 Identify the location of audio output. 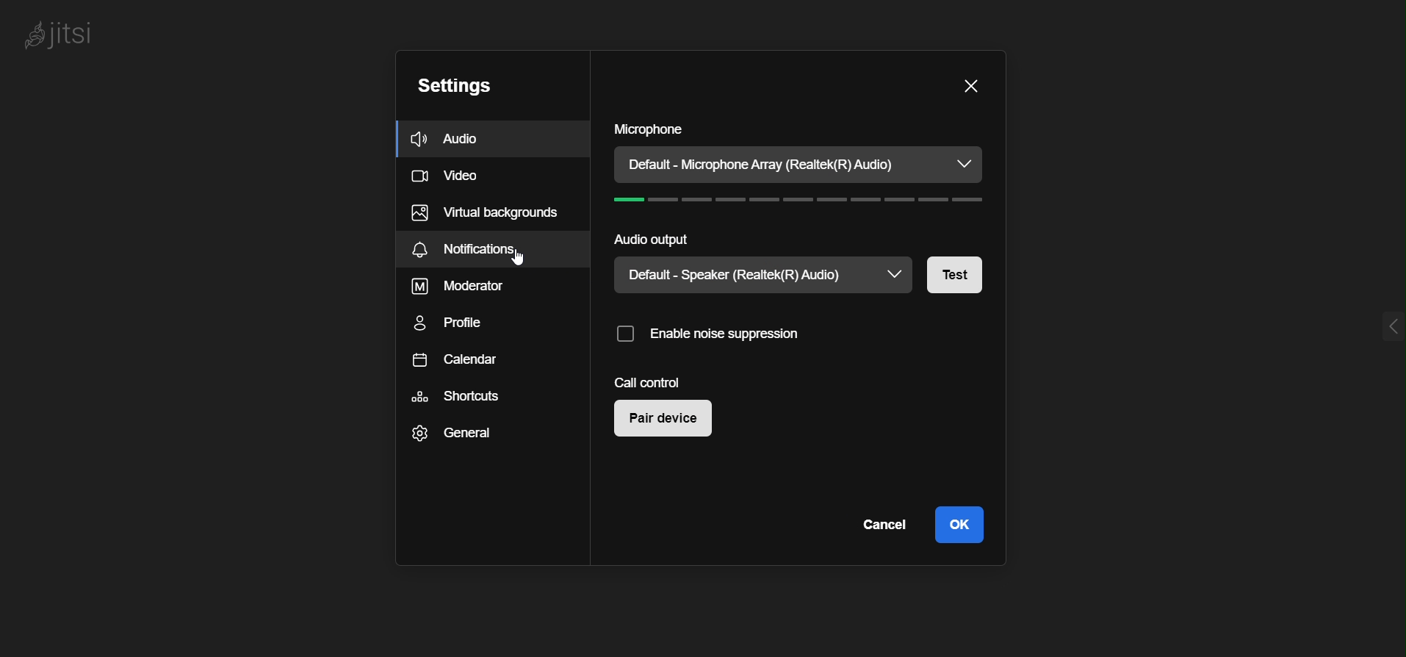
(657, 240).